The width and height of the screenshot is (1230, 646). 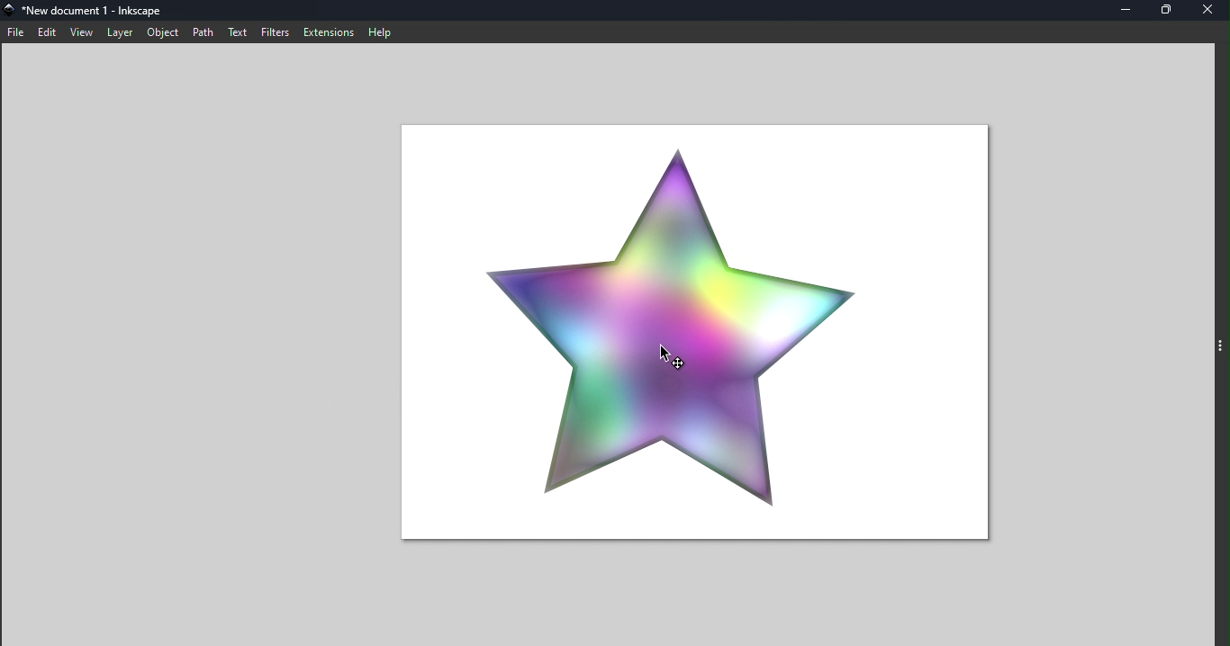 What do you see at coordinates (381, 31) in the screenshot?
I see `Help` at bounding box center [381, 31].